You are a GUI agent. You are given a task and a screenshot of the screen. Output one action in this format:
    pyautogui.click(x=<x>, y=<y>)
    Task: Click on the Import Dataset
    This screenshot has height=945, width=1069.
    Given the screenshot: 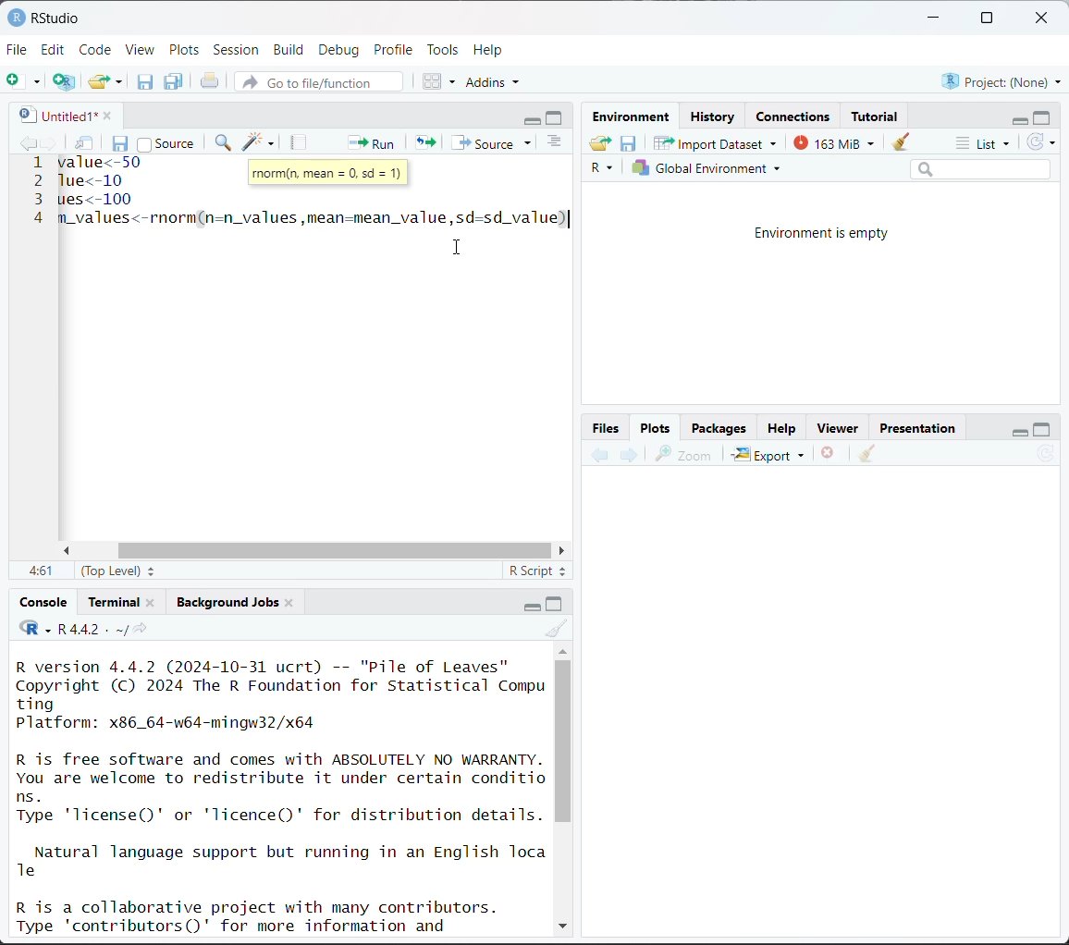 What is the action you would take?
    pyautogui.click(x=716, y=142)
    